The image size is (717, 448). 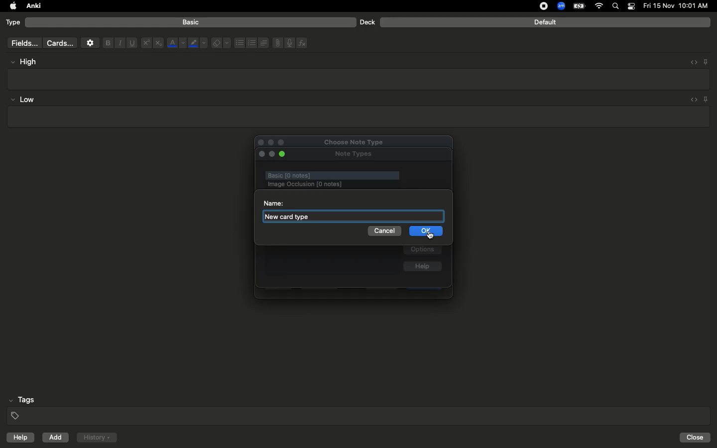 What do you see at coordinates (18, 439) in the screenshot?
I see `help` at bounding box center [18, 439].